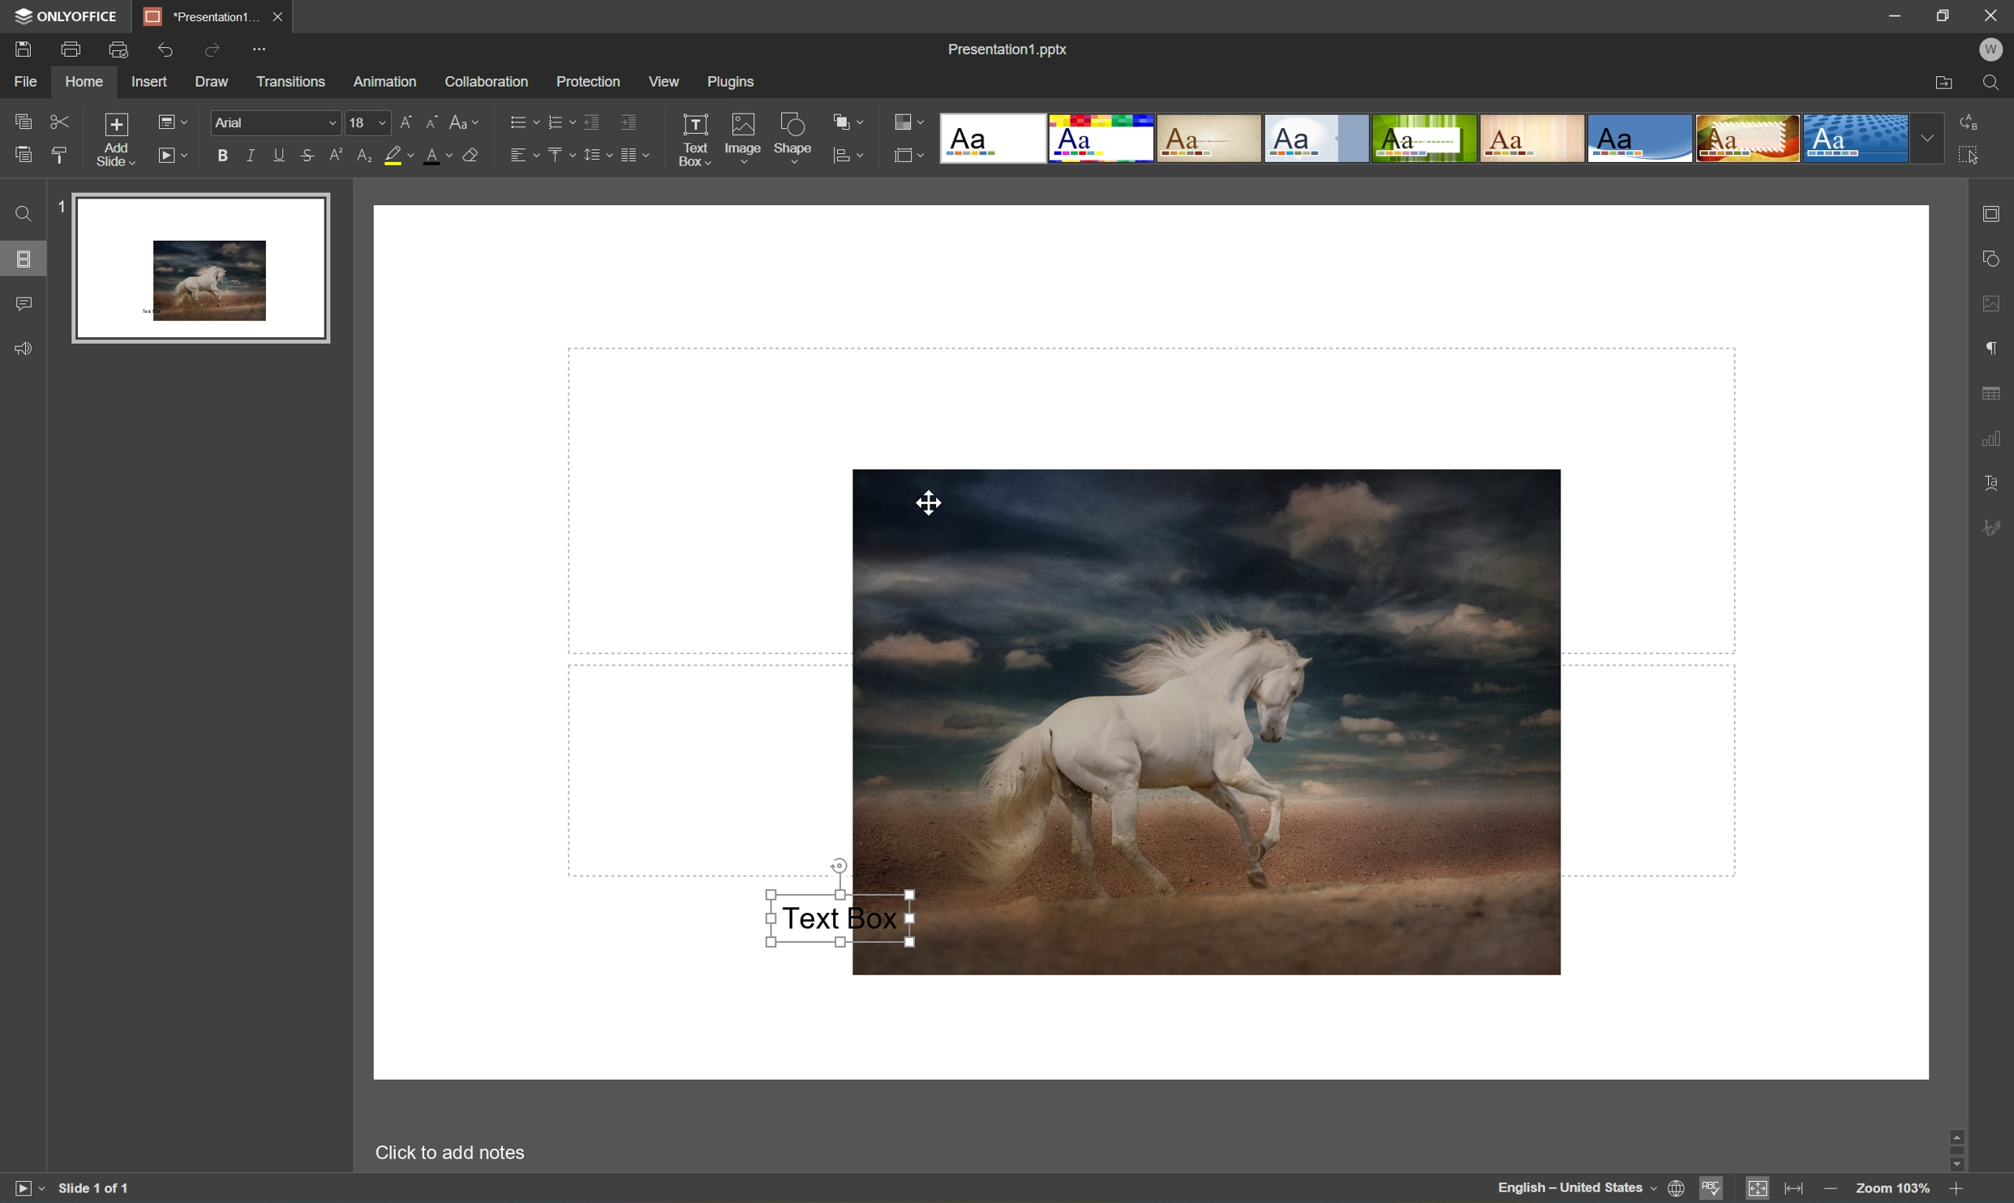 This screenshot has height=1203, width=2014. What do you see at coordinates (1957, 1191) in the screenshot?
I see `Zoom In` at bounding box center [1957, 1191].